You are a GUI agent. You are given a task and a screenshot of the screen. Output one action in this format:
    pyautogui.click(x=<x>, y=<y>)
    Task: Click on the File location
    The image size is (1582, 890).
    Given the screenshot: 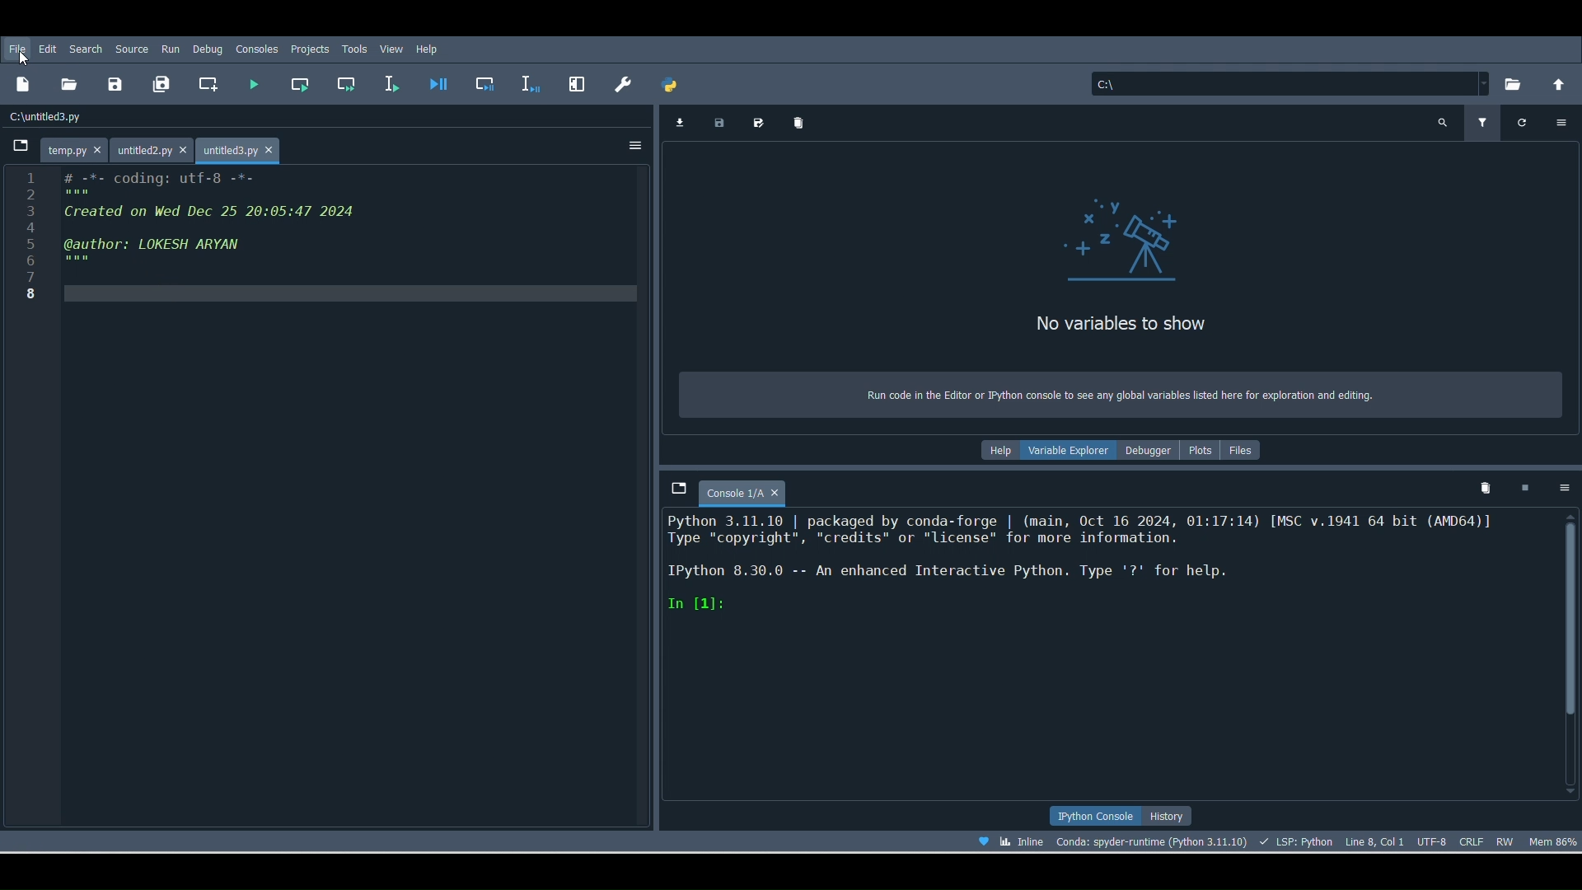 What is the action you would take?
    pyautogui.click(x=1284, y=82)
    